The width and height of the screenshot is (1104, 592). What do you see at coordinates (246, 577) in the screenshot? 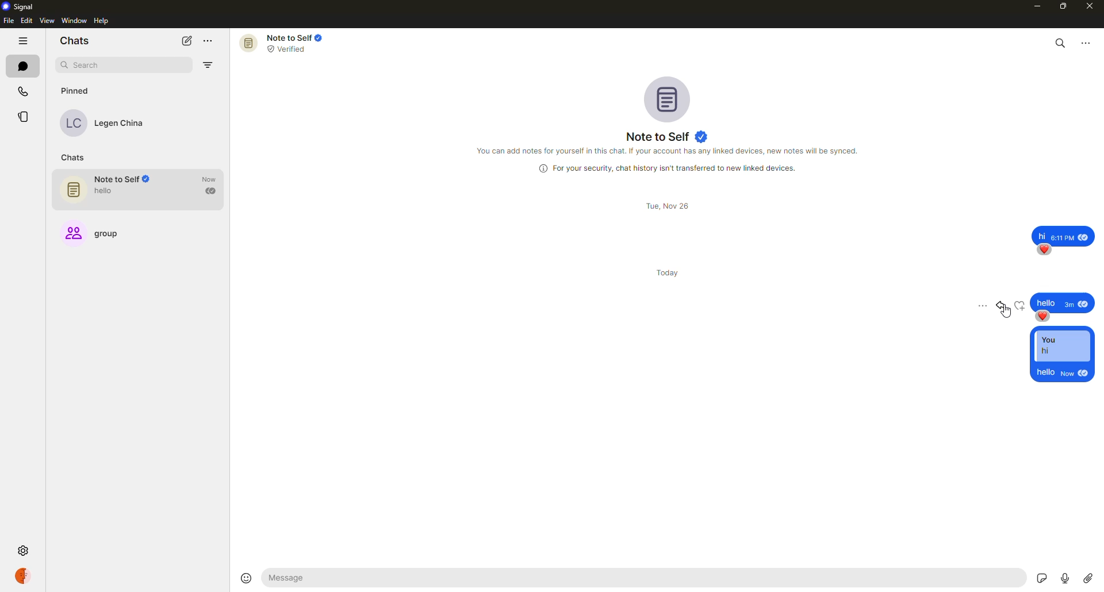
I see `emoji` at bounding box center [246, 577].